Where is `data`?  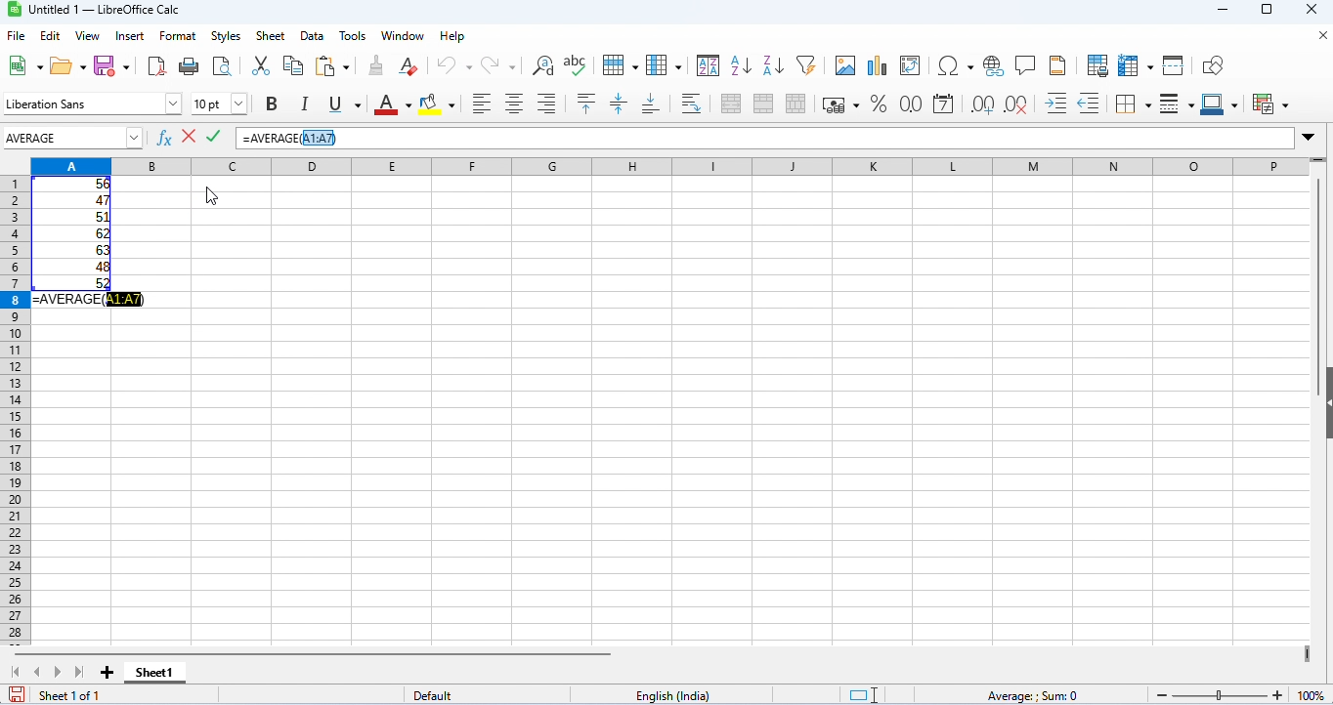
data is located at coordinates (314, 36).